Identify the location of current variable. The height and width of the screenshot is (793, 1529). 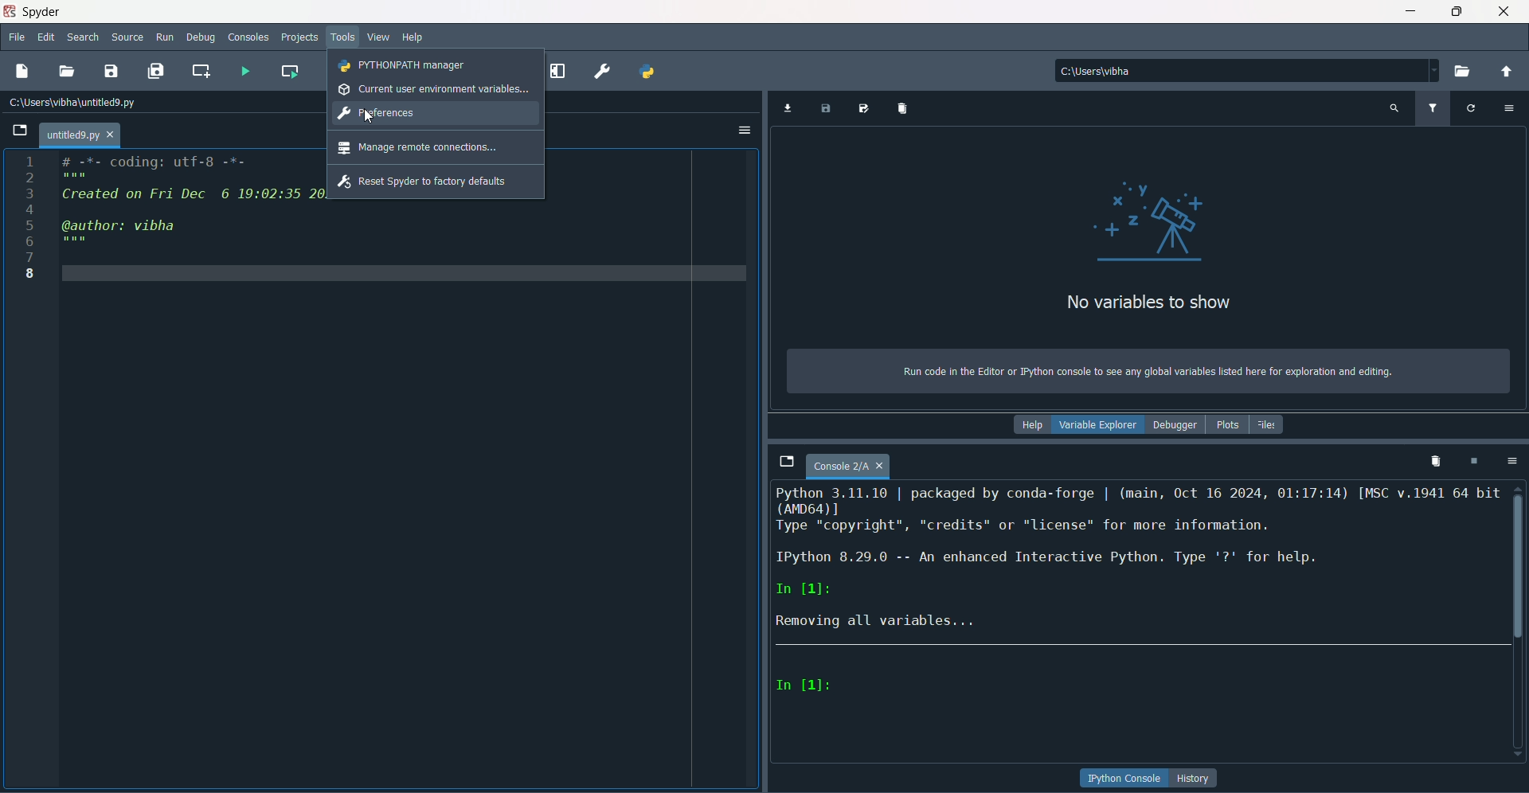
(434, 89).